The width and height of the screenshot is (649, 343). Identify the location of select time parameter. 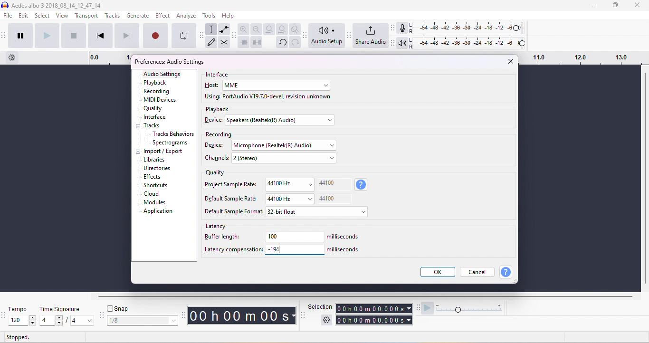
(409, 308).